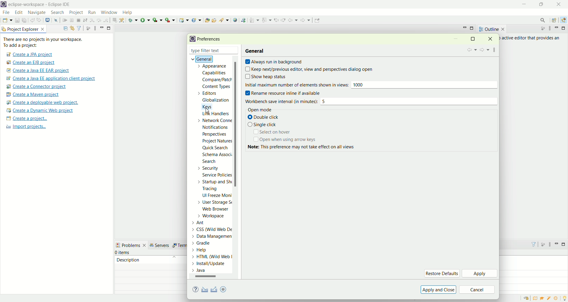  I want to click on filter, so click(79, 28).